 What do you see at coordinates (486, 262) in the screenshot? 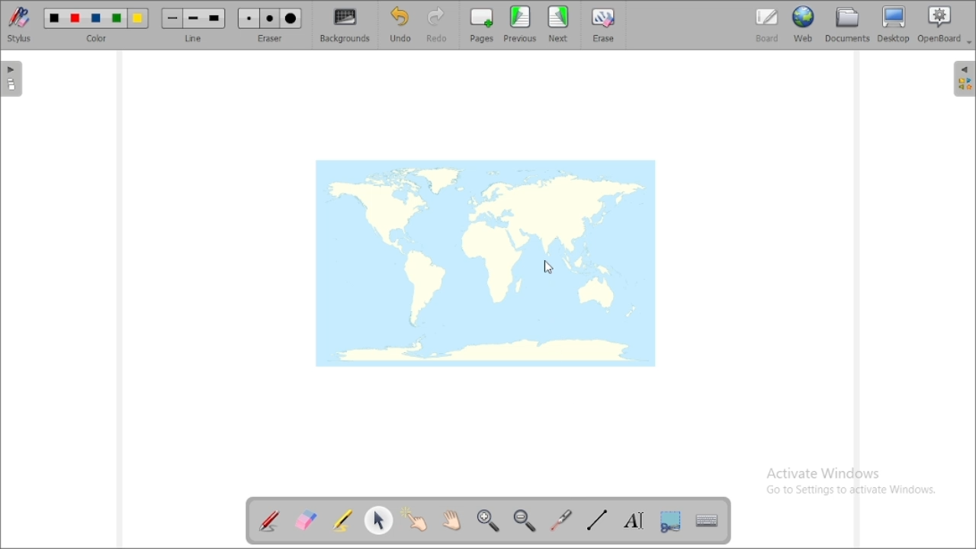
I see `image` at bounding box center [486, 262].